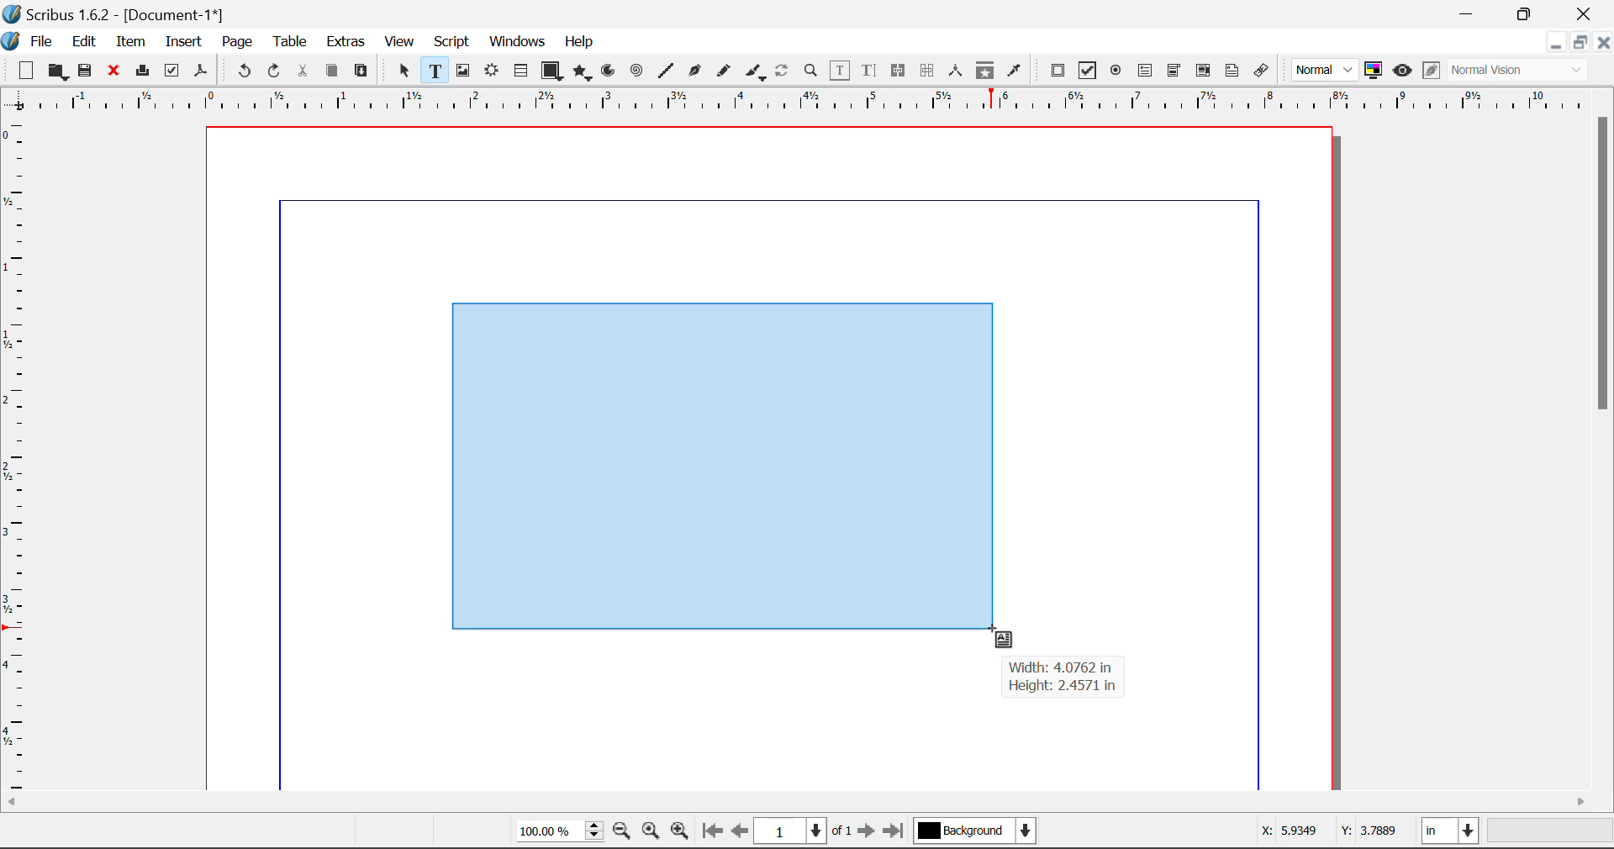  What do you see at coordinates (712, 833) in the screenshot?
I see `First Page` at bounding box center [712, 833].